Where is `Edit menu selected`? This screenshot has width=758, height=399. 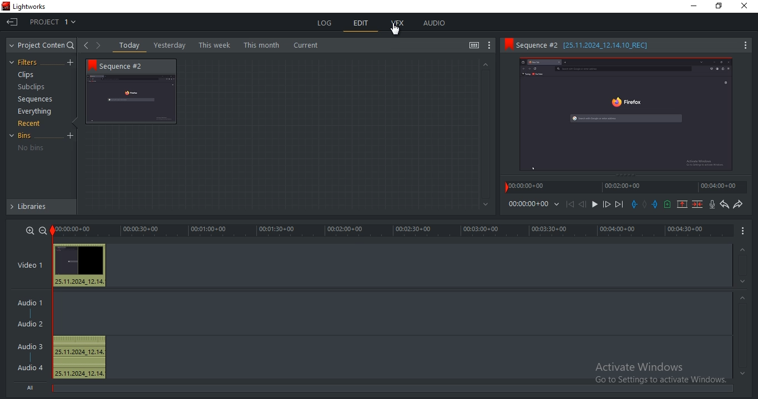
Edit menu selected is located at coordinates (362, 33).